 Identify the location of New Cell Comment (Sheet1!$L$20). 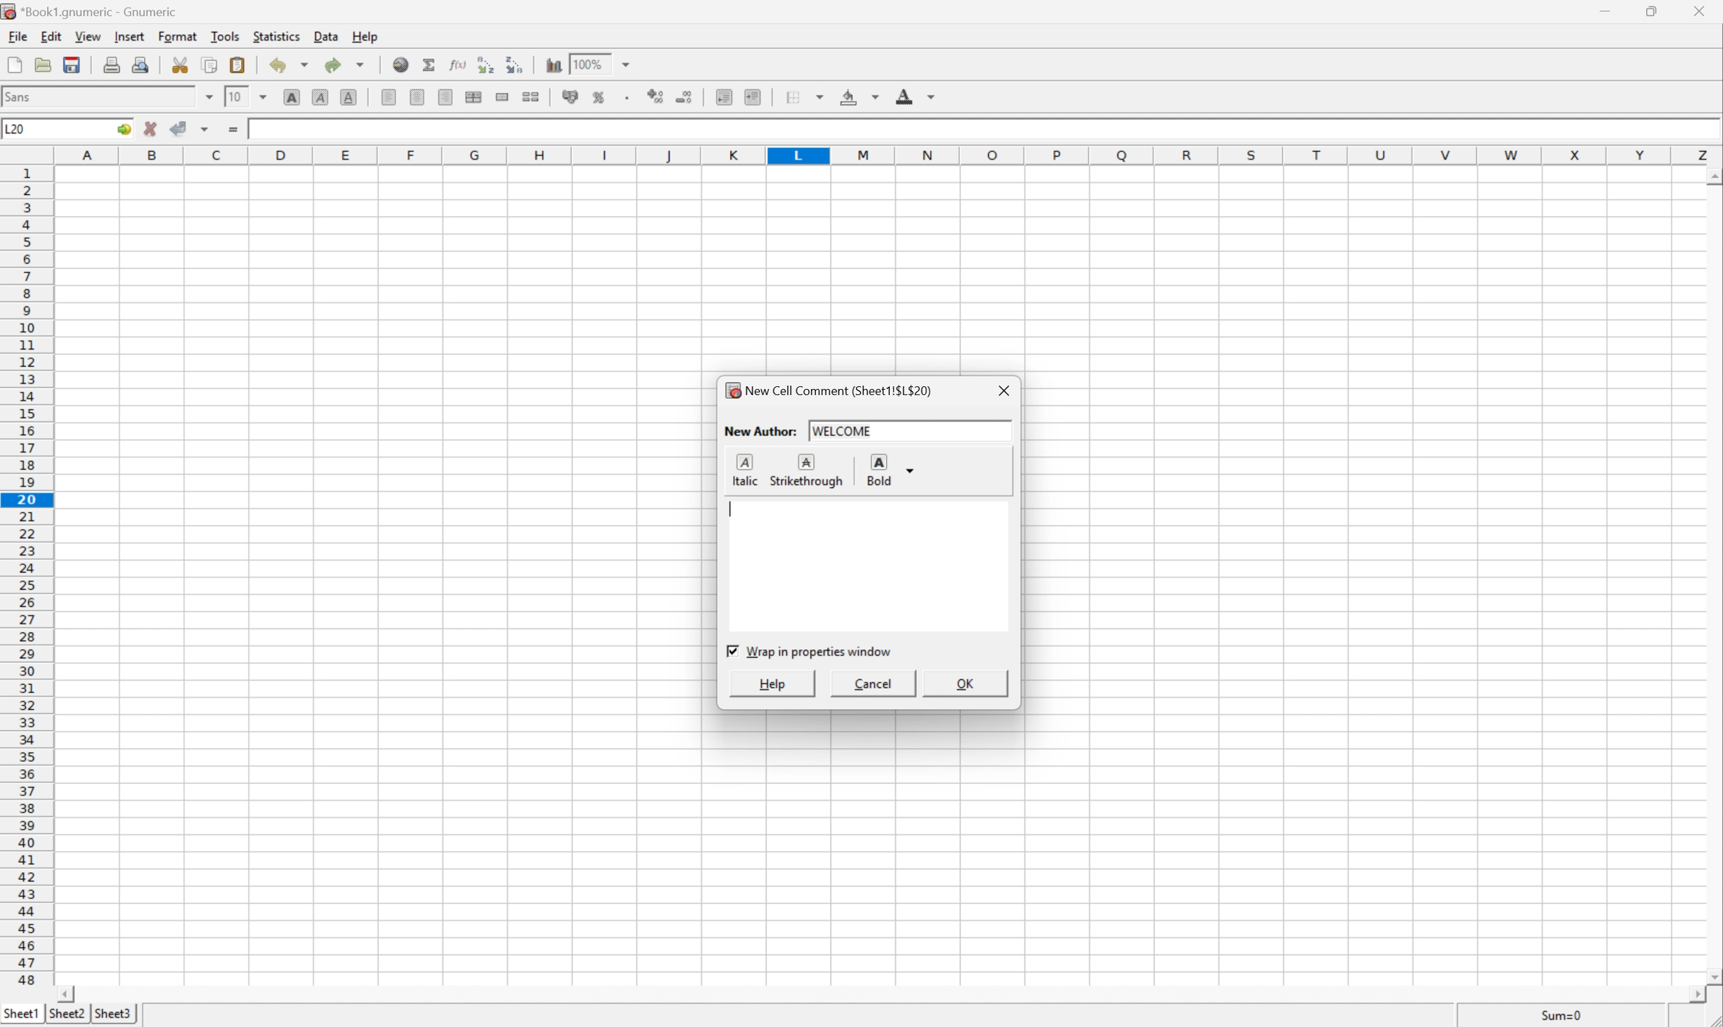
(827, 390).